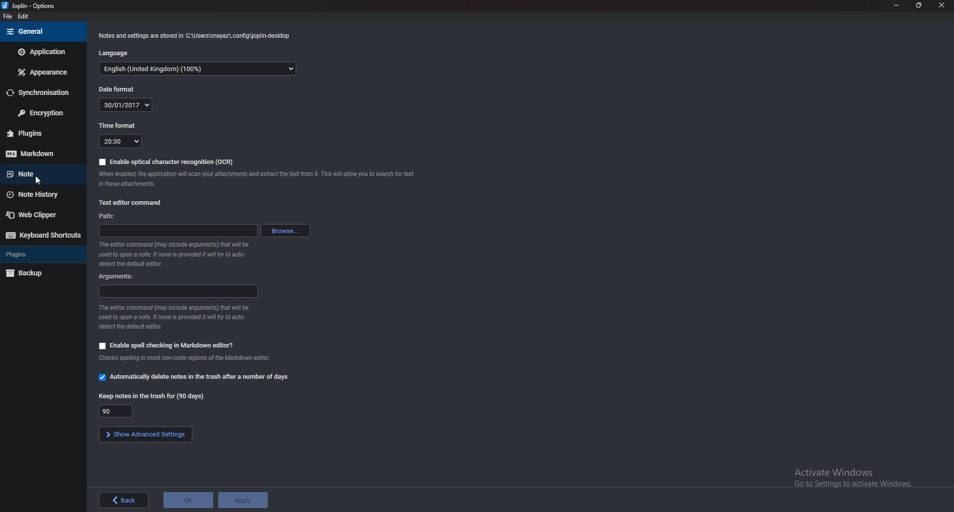  I want to click on options, so click(32, 6).